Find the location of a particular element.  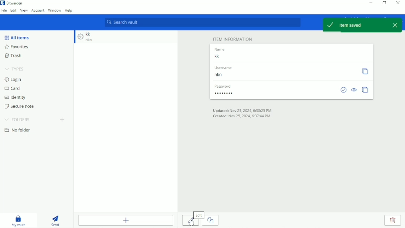

Copy is located at coordinates (366, 90).